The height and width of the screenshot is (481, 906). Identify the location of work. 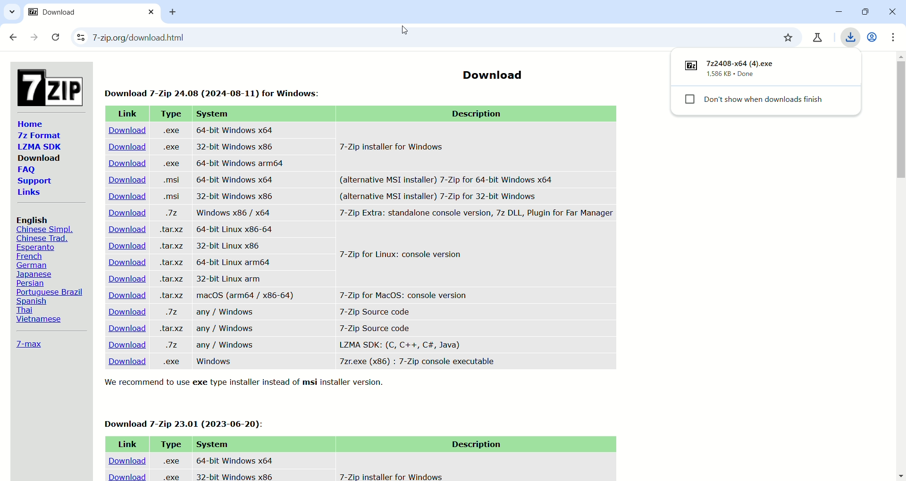
(873, 37).